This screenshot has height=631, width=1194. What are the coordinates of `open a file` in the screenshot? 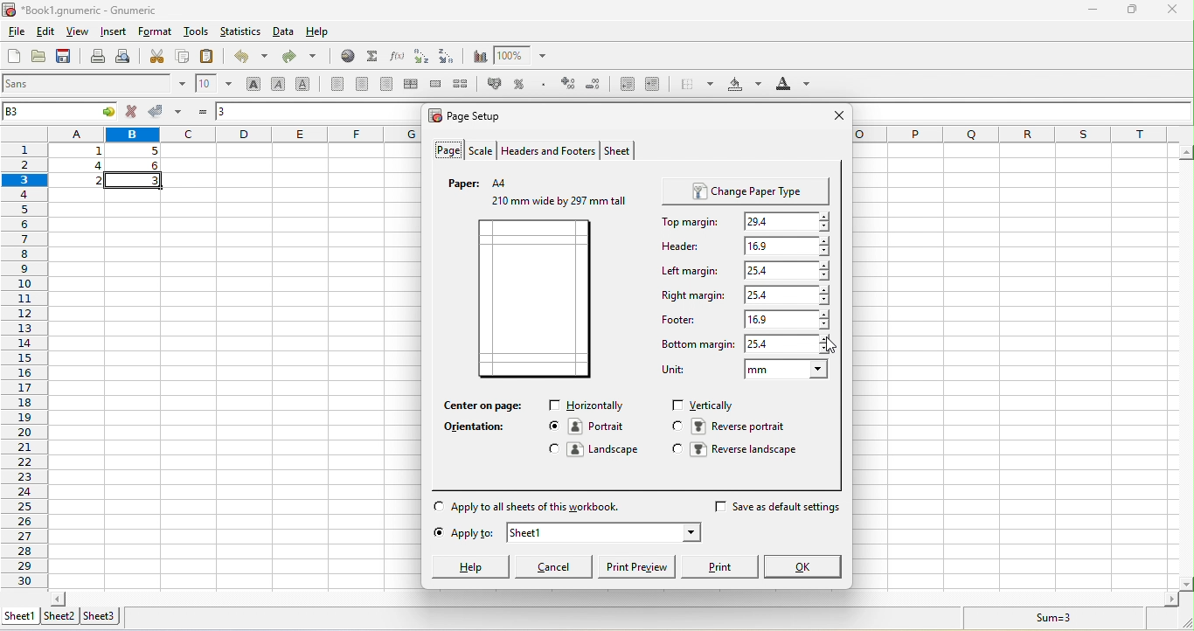 It's located at (40, 58).